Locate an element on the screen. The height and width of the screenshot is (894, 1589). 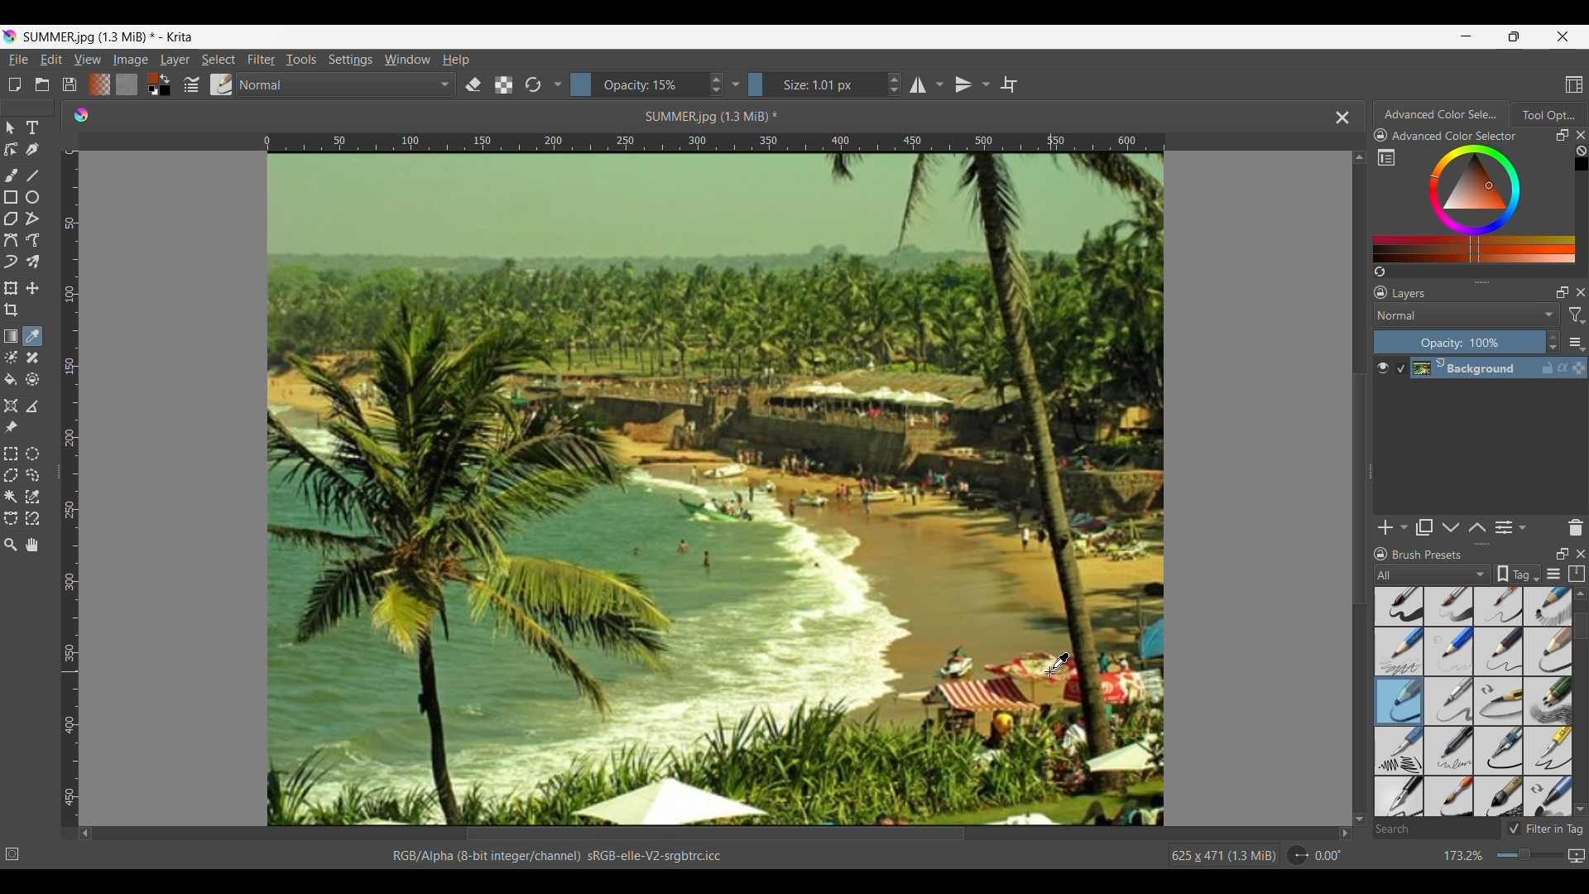
Reference images tool is located at coordinates (10, 428).